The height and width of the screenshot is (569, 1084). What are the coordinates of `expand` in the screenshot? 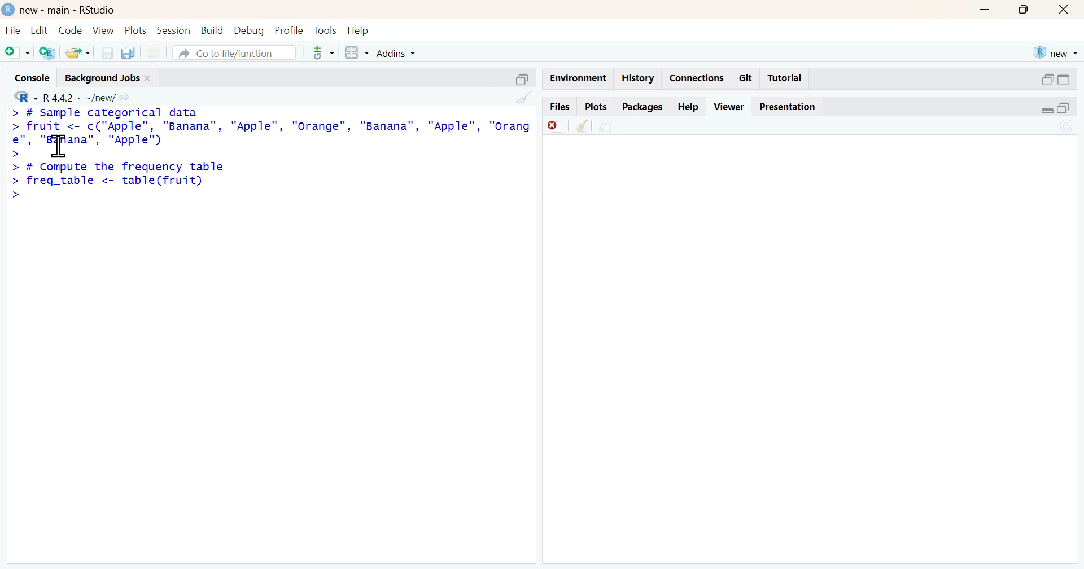 It's located at (1046, 80).